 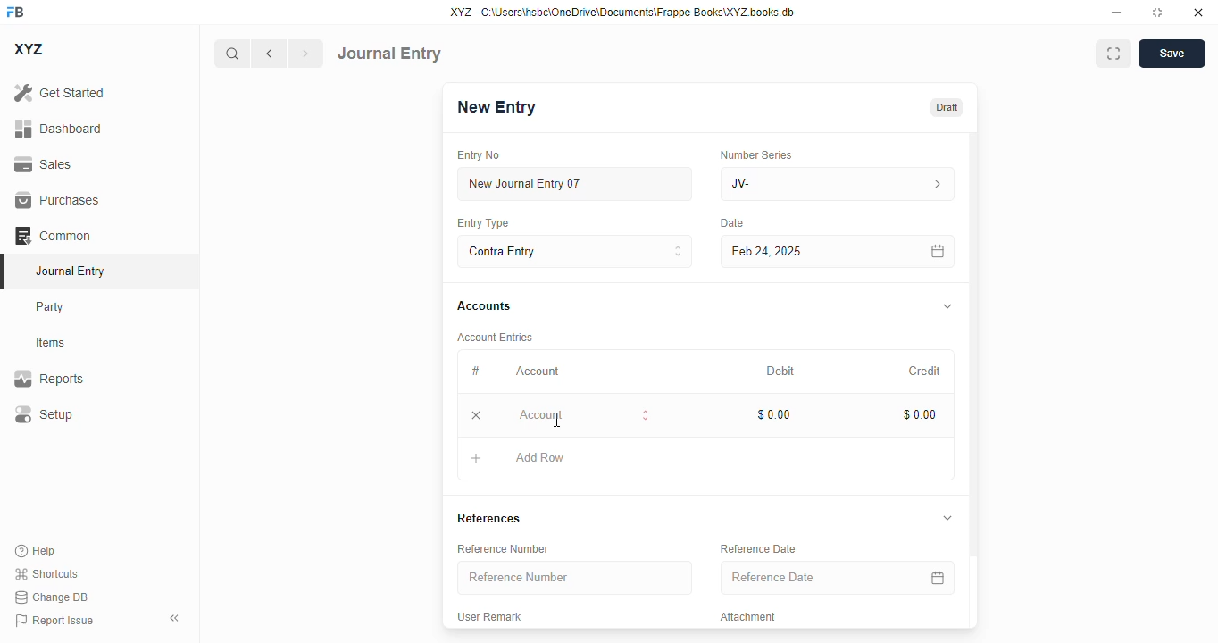 What do you see at coordinates (758, 154) in the screenshot?
I see `number series` at bounding box center [758, 154].